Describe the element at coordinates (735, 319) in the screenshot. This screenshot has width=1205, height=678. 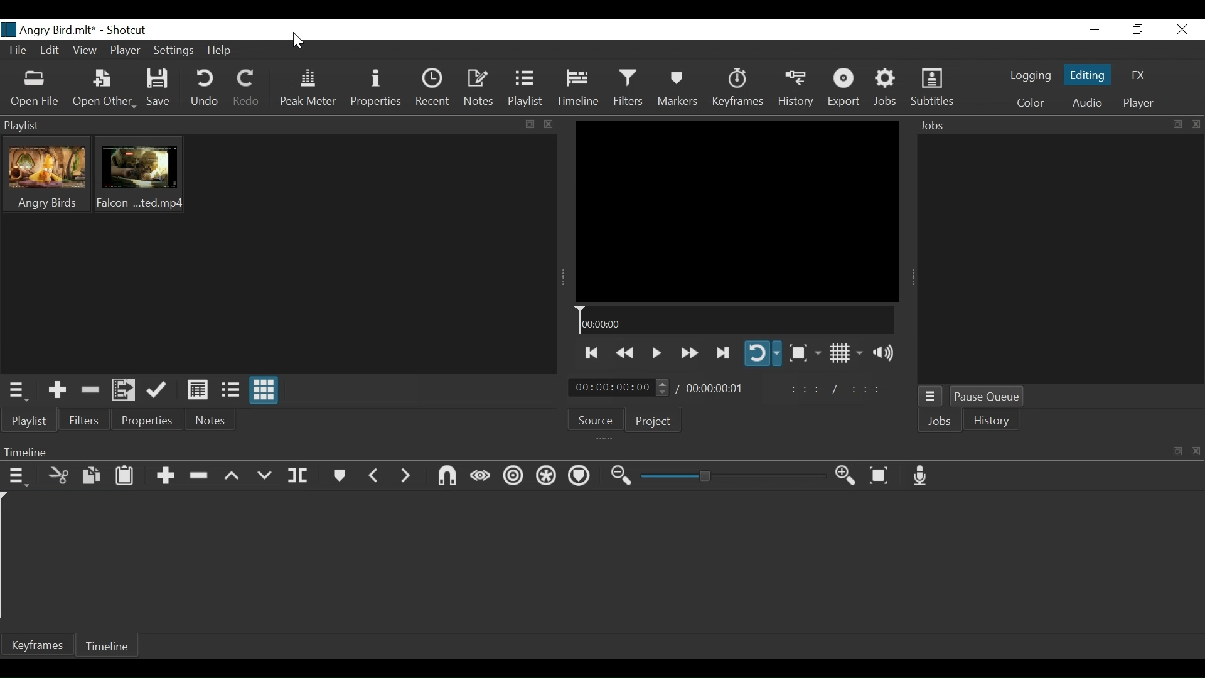
I see `Timeline` at that location.